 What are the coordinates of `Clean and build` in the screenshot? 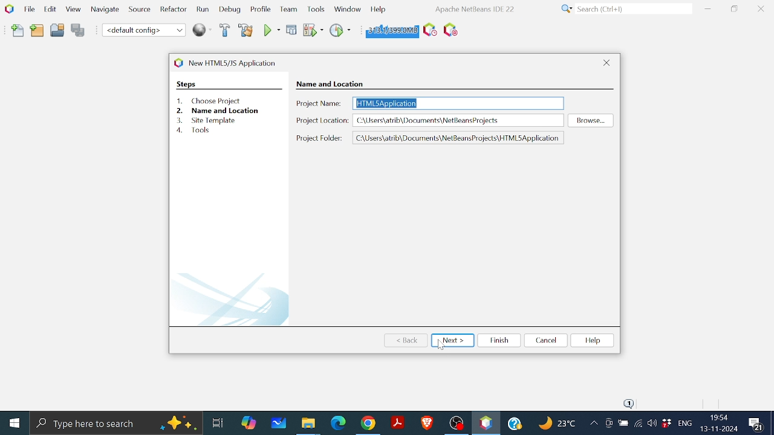 It's located at (246, 30).